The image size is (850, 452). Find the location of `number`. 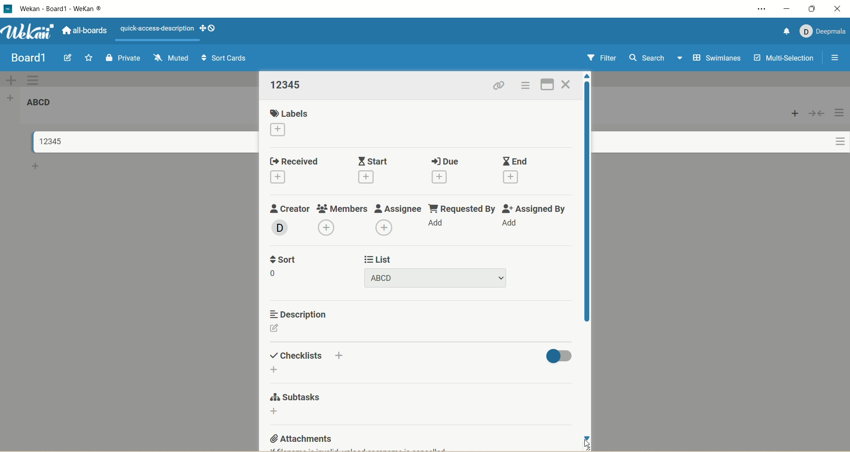

number is located at coordinates (274, 272).